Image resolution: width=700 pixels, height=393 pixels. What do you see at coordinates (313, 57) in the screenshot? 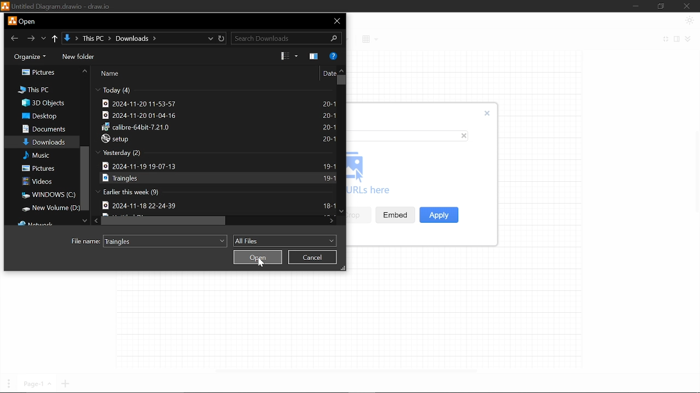
I see `Show the preview pane` at bounding box center [313, 57].